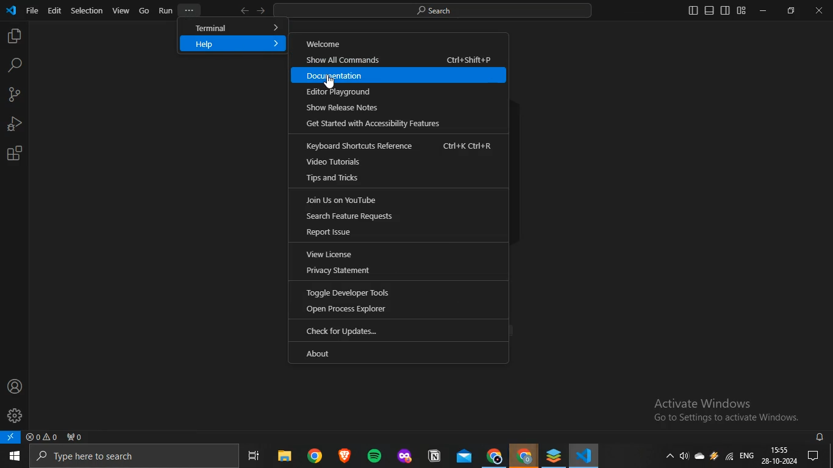  What do you see at coordinates (13, 37) in the screenshot?
I see `explorer` at bounding box center [13, 37].